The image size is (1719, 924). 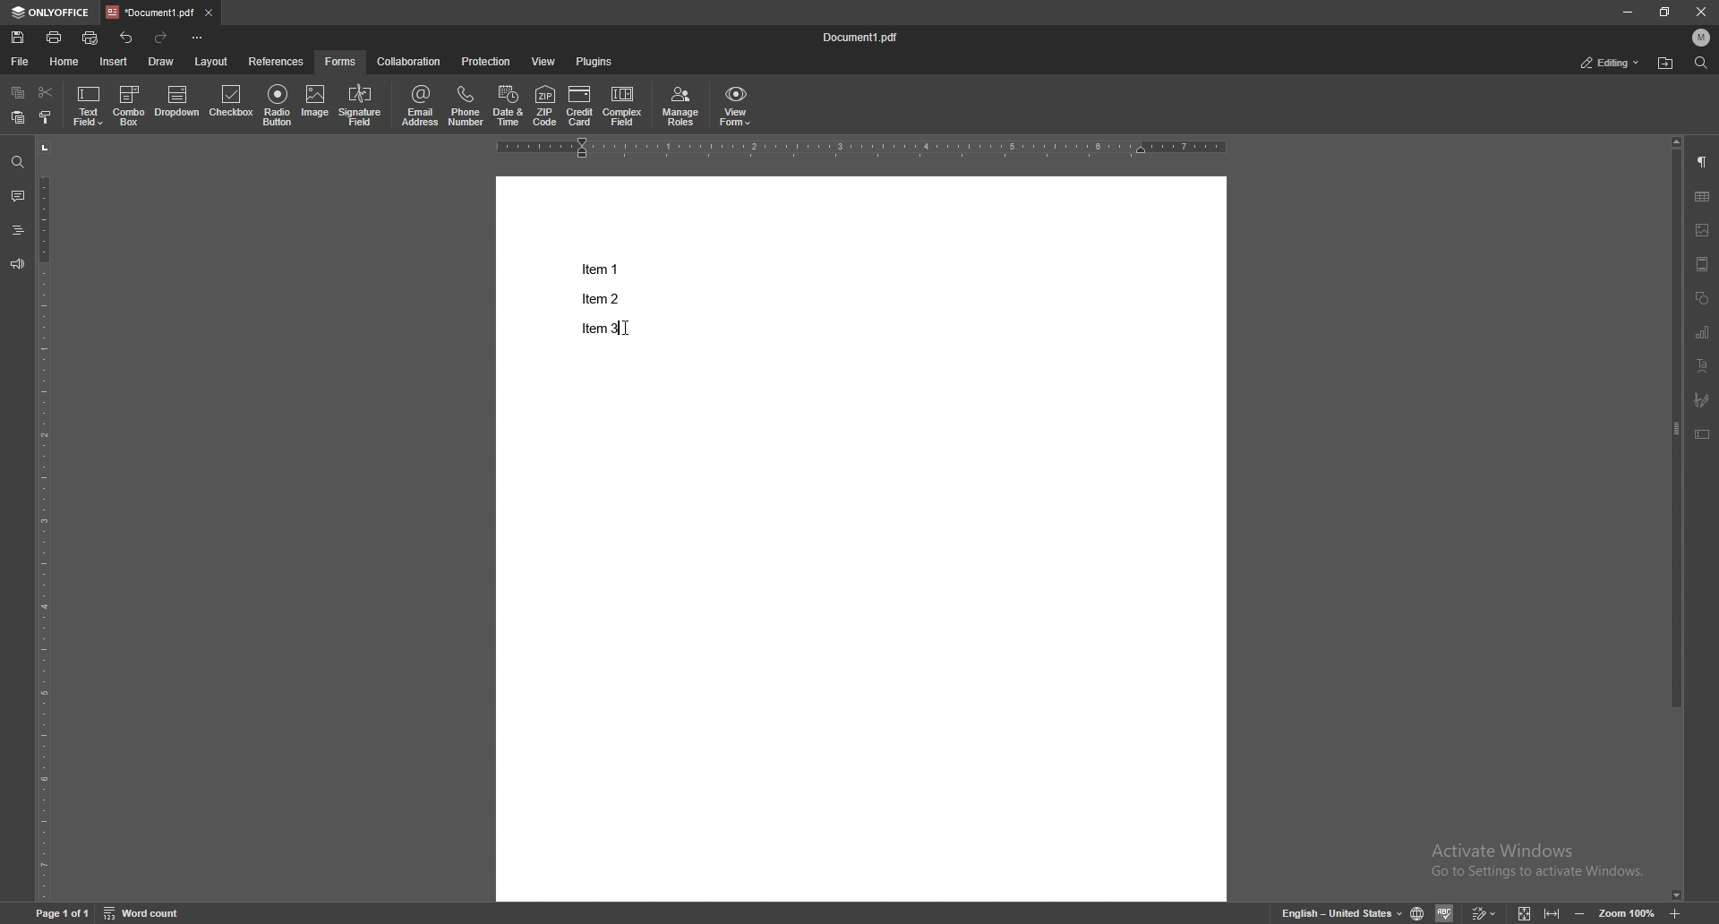 What do you see at coordinates (546, 107) in the screenshot?
I see `zip code` at bounding box center [546, 107].